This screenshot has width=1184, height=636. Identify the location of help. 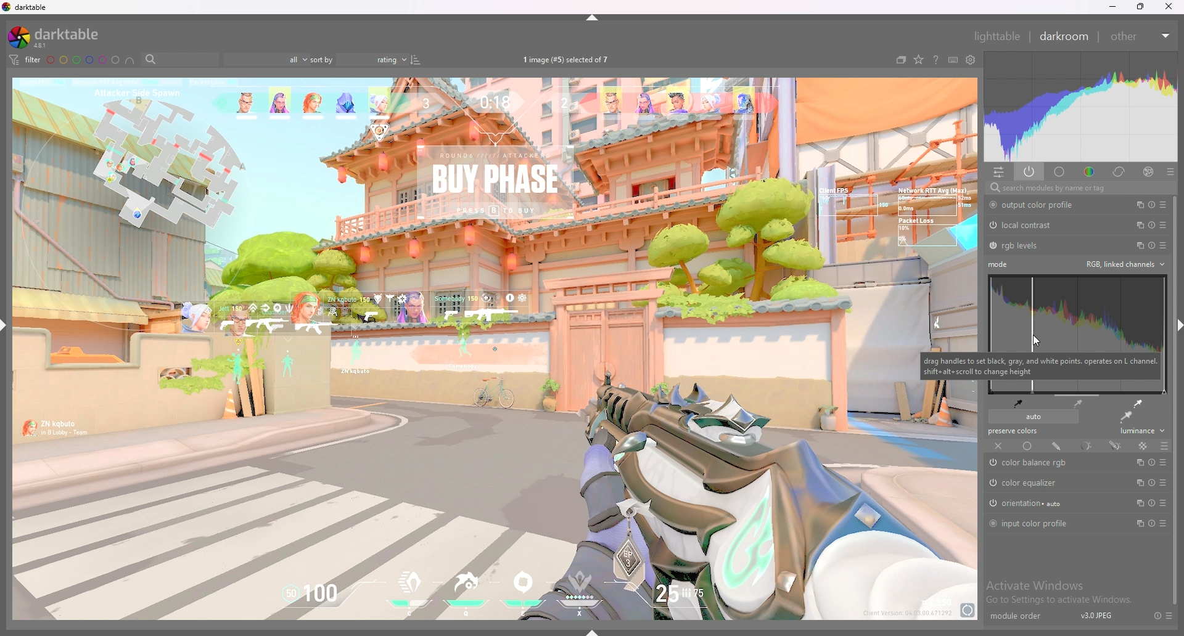
(936, 60).